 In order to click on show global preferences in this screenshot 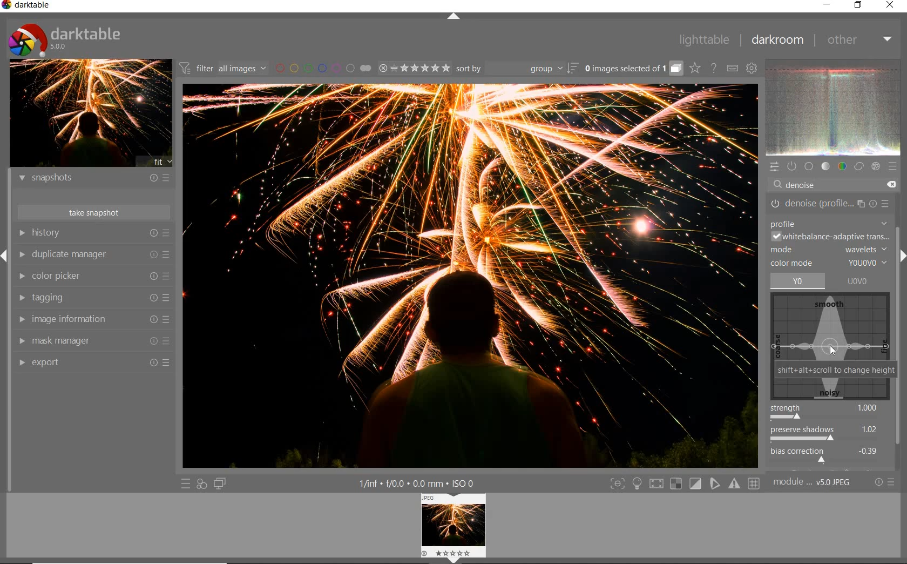, I will do `click(750, 68)`.